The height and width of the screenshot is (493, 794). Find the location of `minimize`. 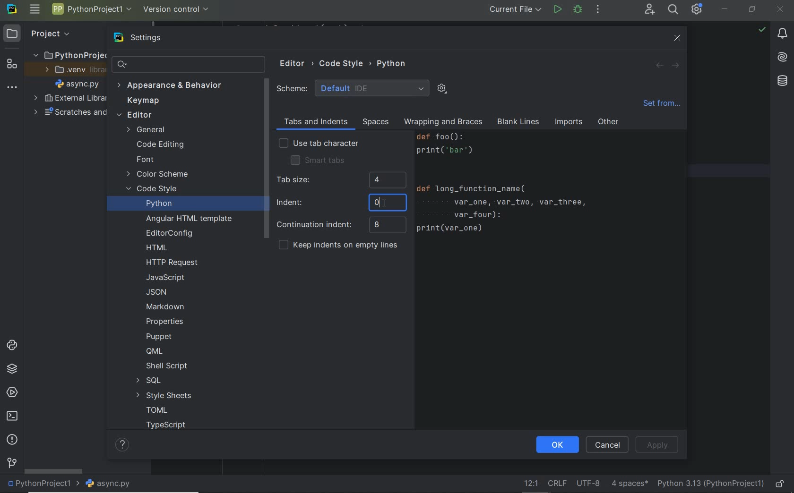

minimize is located at coordinates (725, 8).